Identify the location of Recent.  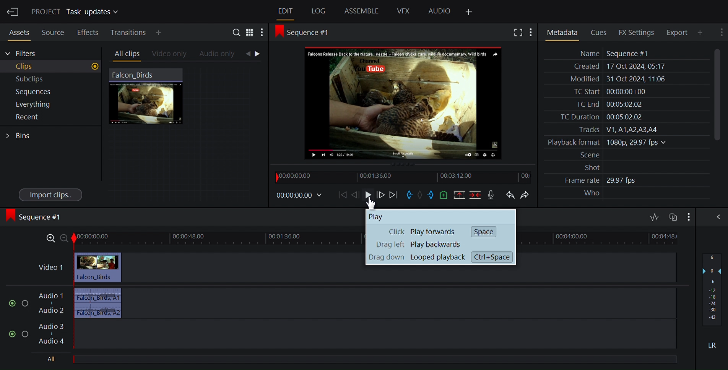
(46, 118).